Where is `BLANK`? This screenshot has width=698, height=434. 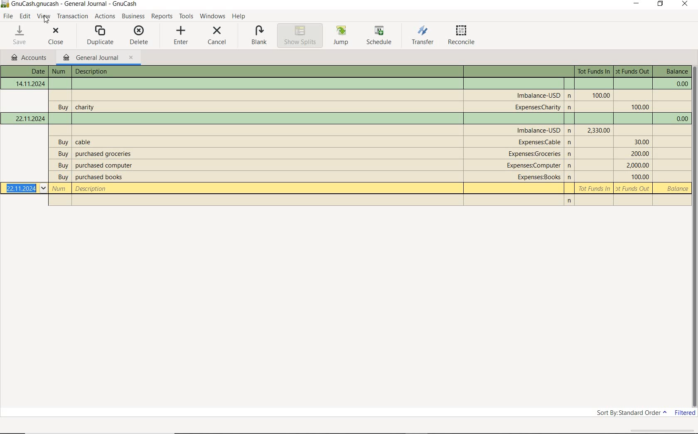 BLANK is located at coordinates (259, 36).